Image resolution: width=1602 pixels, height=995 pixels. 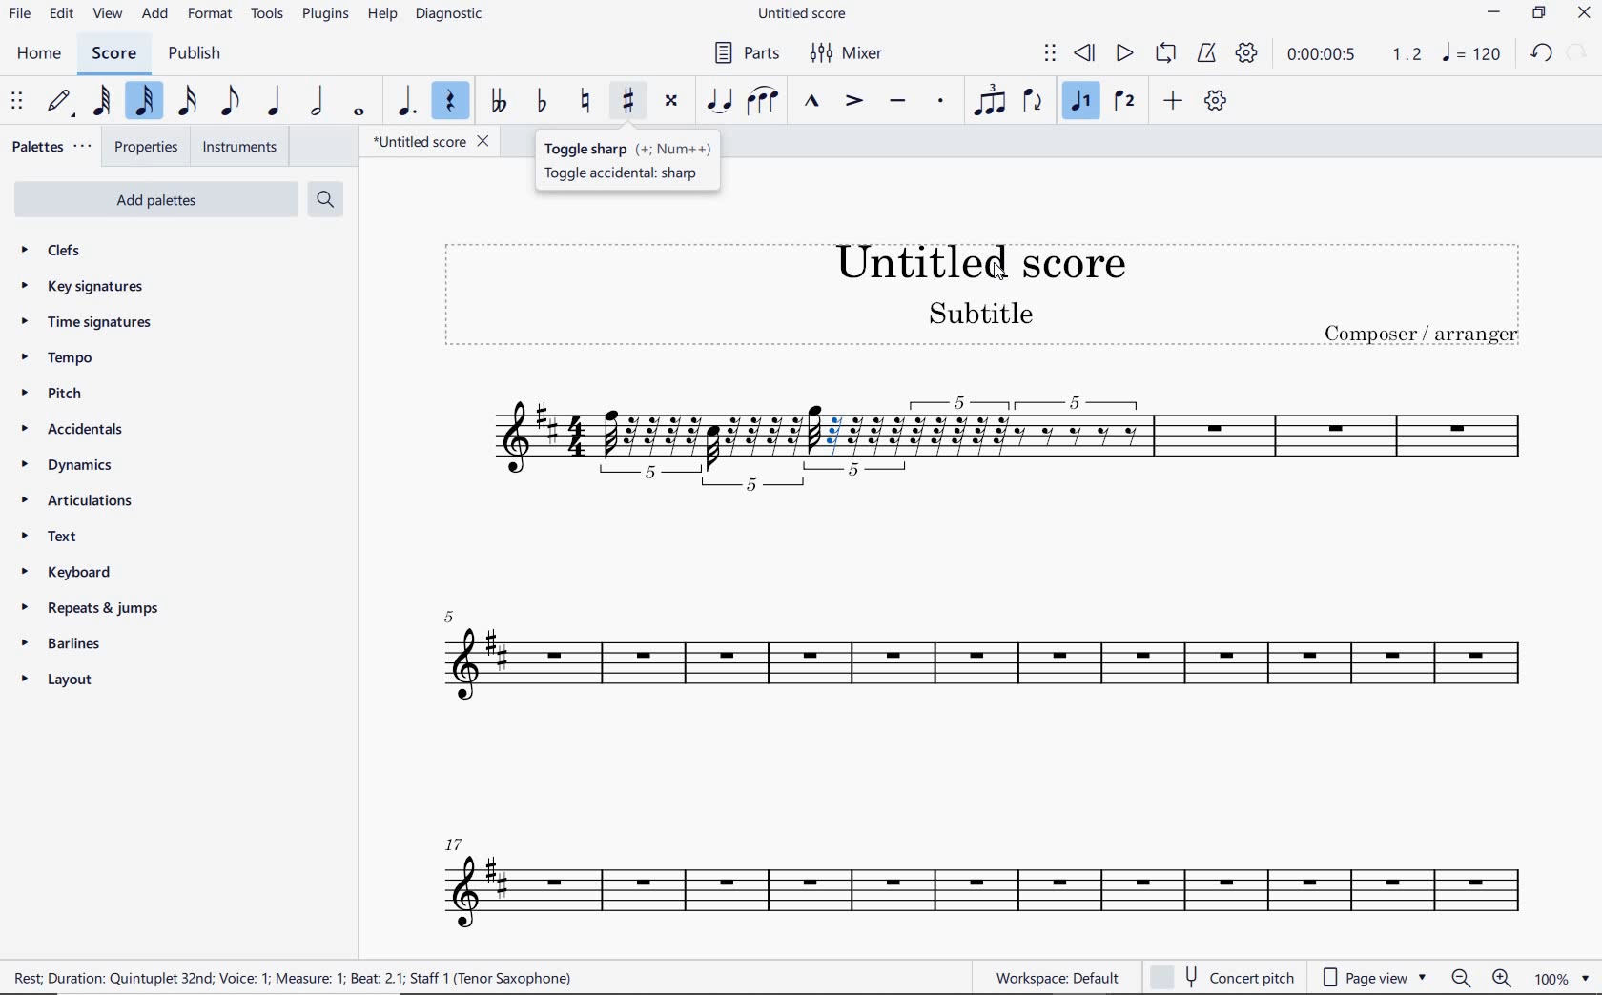 I want to click on TEXT, so click(x=82, y=538).